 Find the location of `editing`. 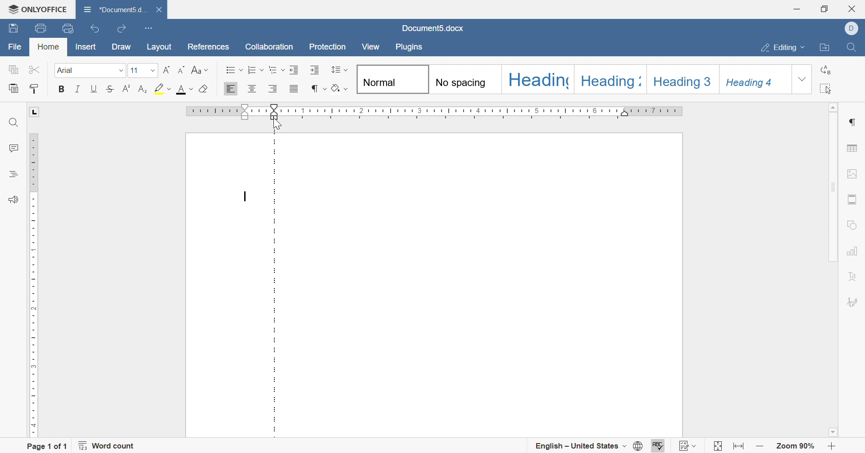

editing is located at coordinates (783, 47).